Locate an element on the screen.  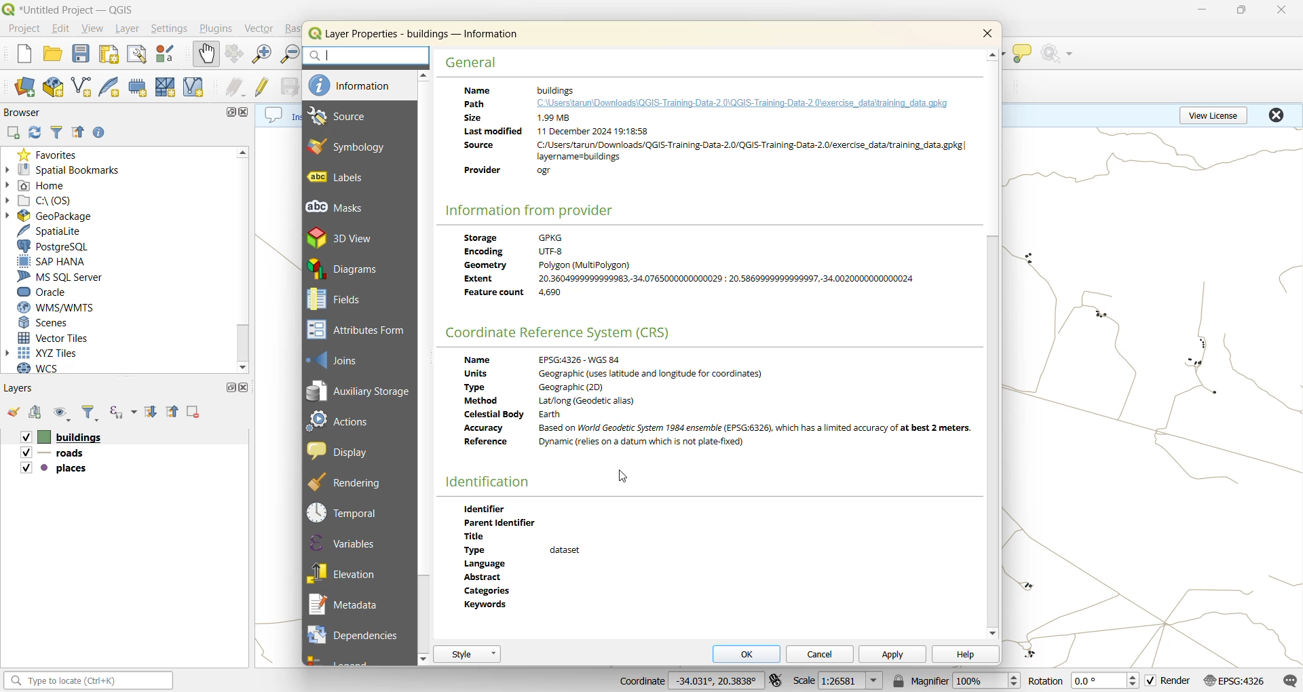
pan to selection is located at coordinates (236, 54).